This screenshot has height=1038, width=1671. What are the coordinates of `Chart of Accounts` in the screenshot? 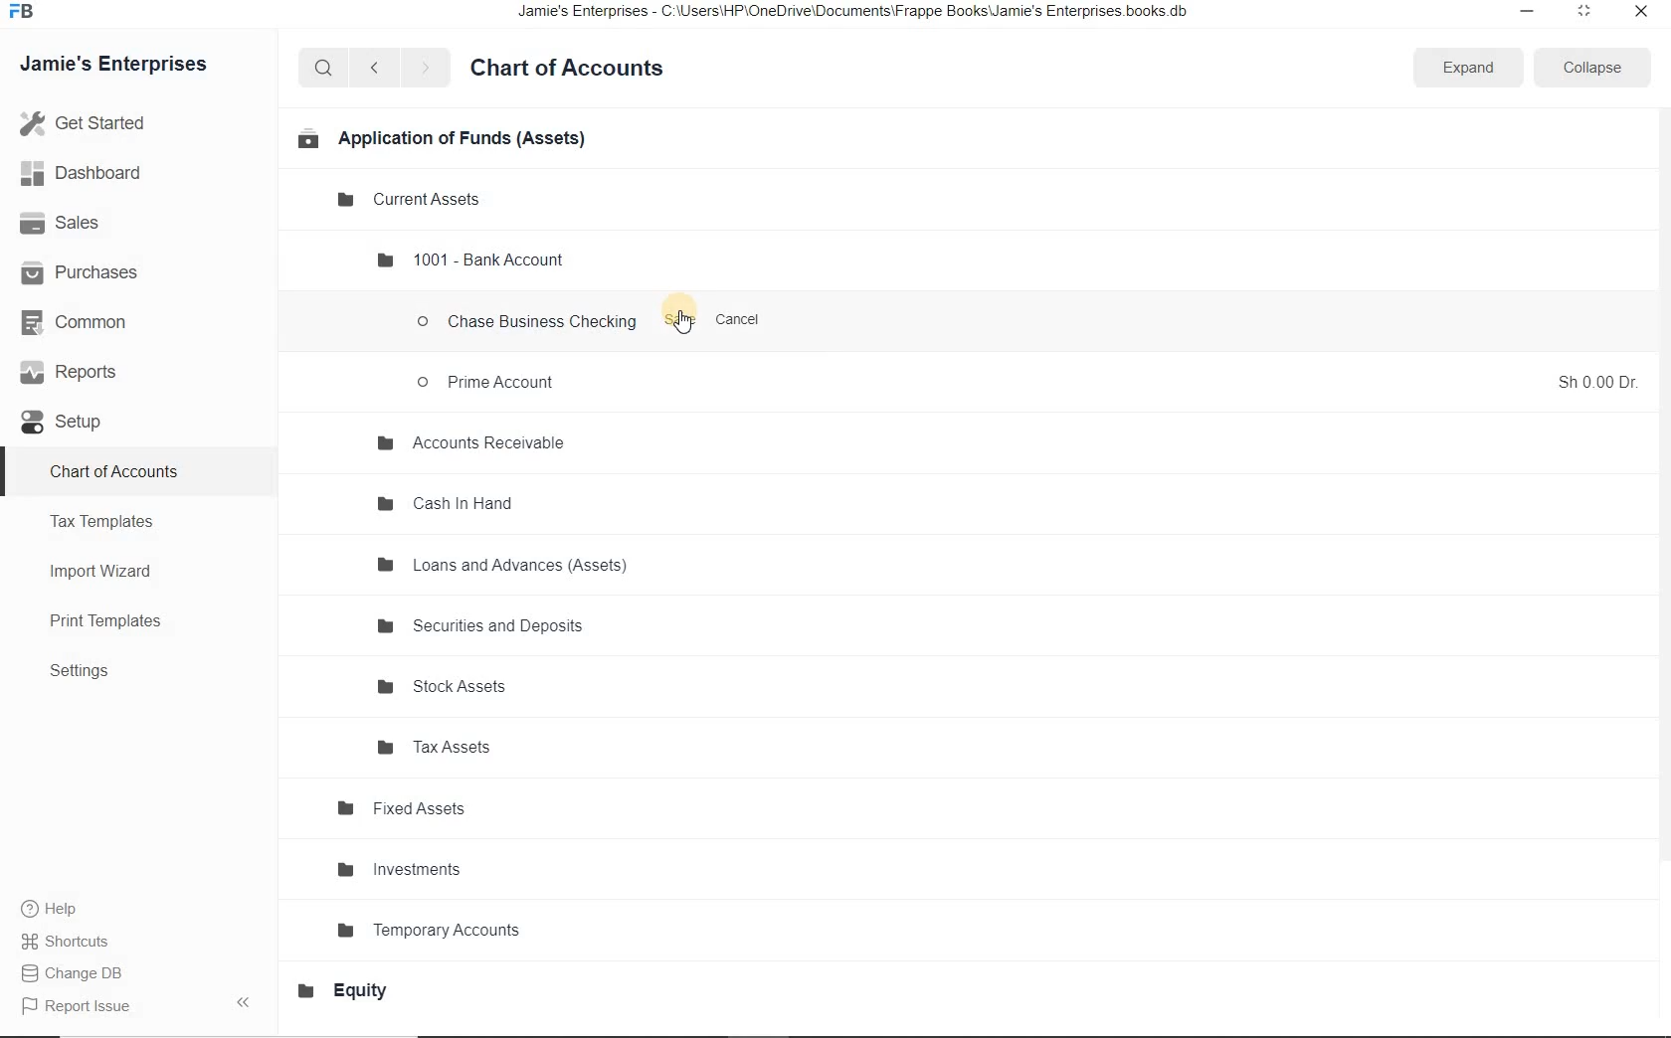 It's located at (575, 69).